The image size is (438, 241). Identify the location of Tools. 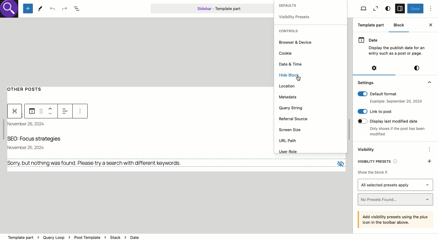
(40, 8).